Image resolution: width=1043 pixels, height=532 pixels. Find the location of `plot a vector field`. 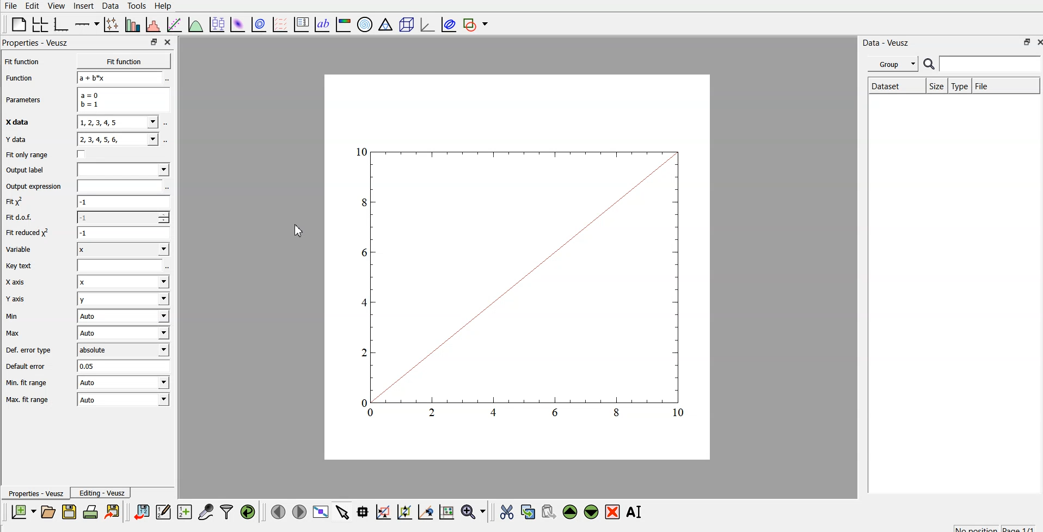

plot a vector field is located at coordinates (280, 25).